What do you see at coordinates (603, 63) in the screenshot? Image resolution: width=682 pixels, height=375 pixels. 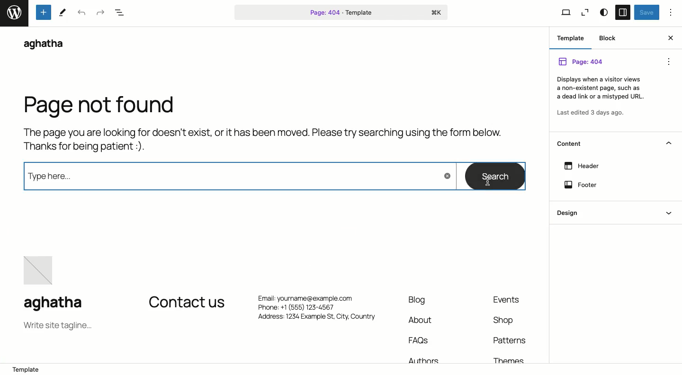 I see `Page 404` at bounding box center [603, 63].